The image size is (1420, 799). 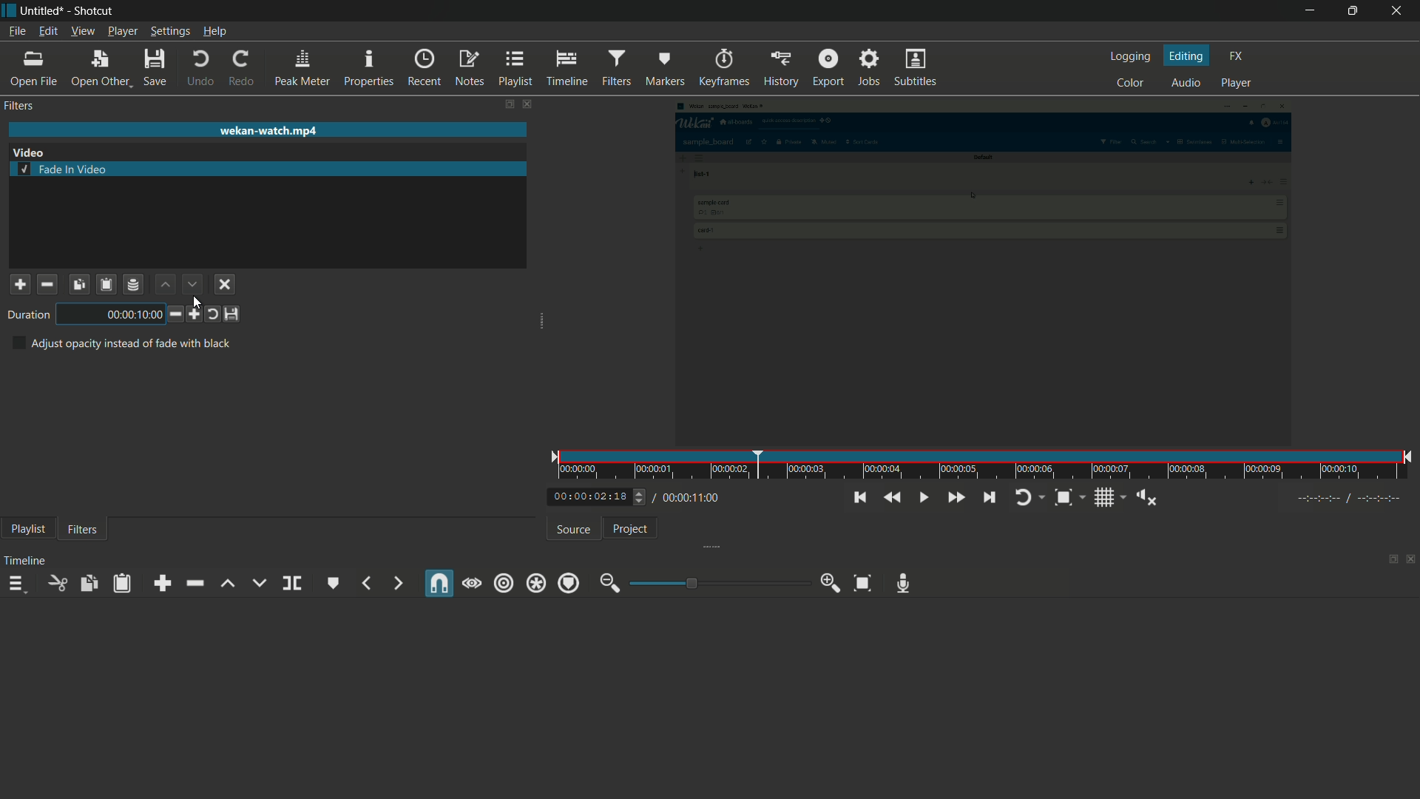 I want to click on editing, so click(x=1189, y=56).